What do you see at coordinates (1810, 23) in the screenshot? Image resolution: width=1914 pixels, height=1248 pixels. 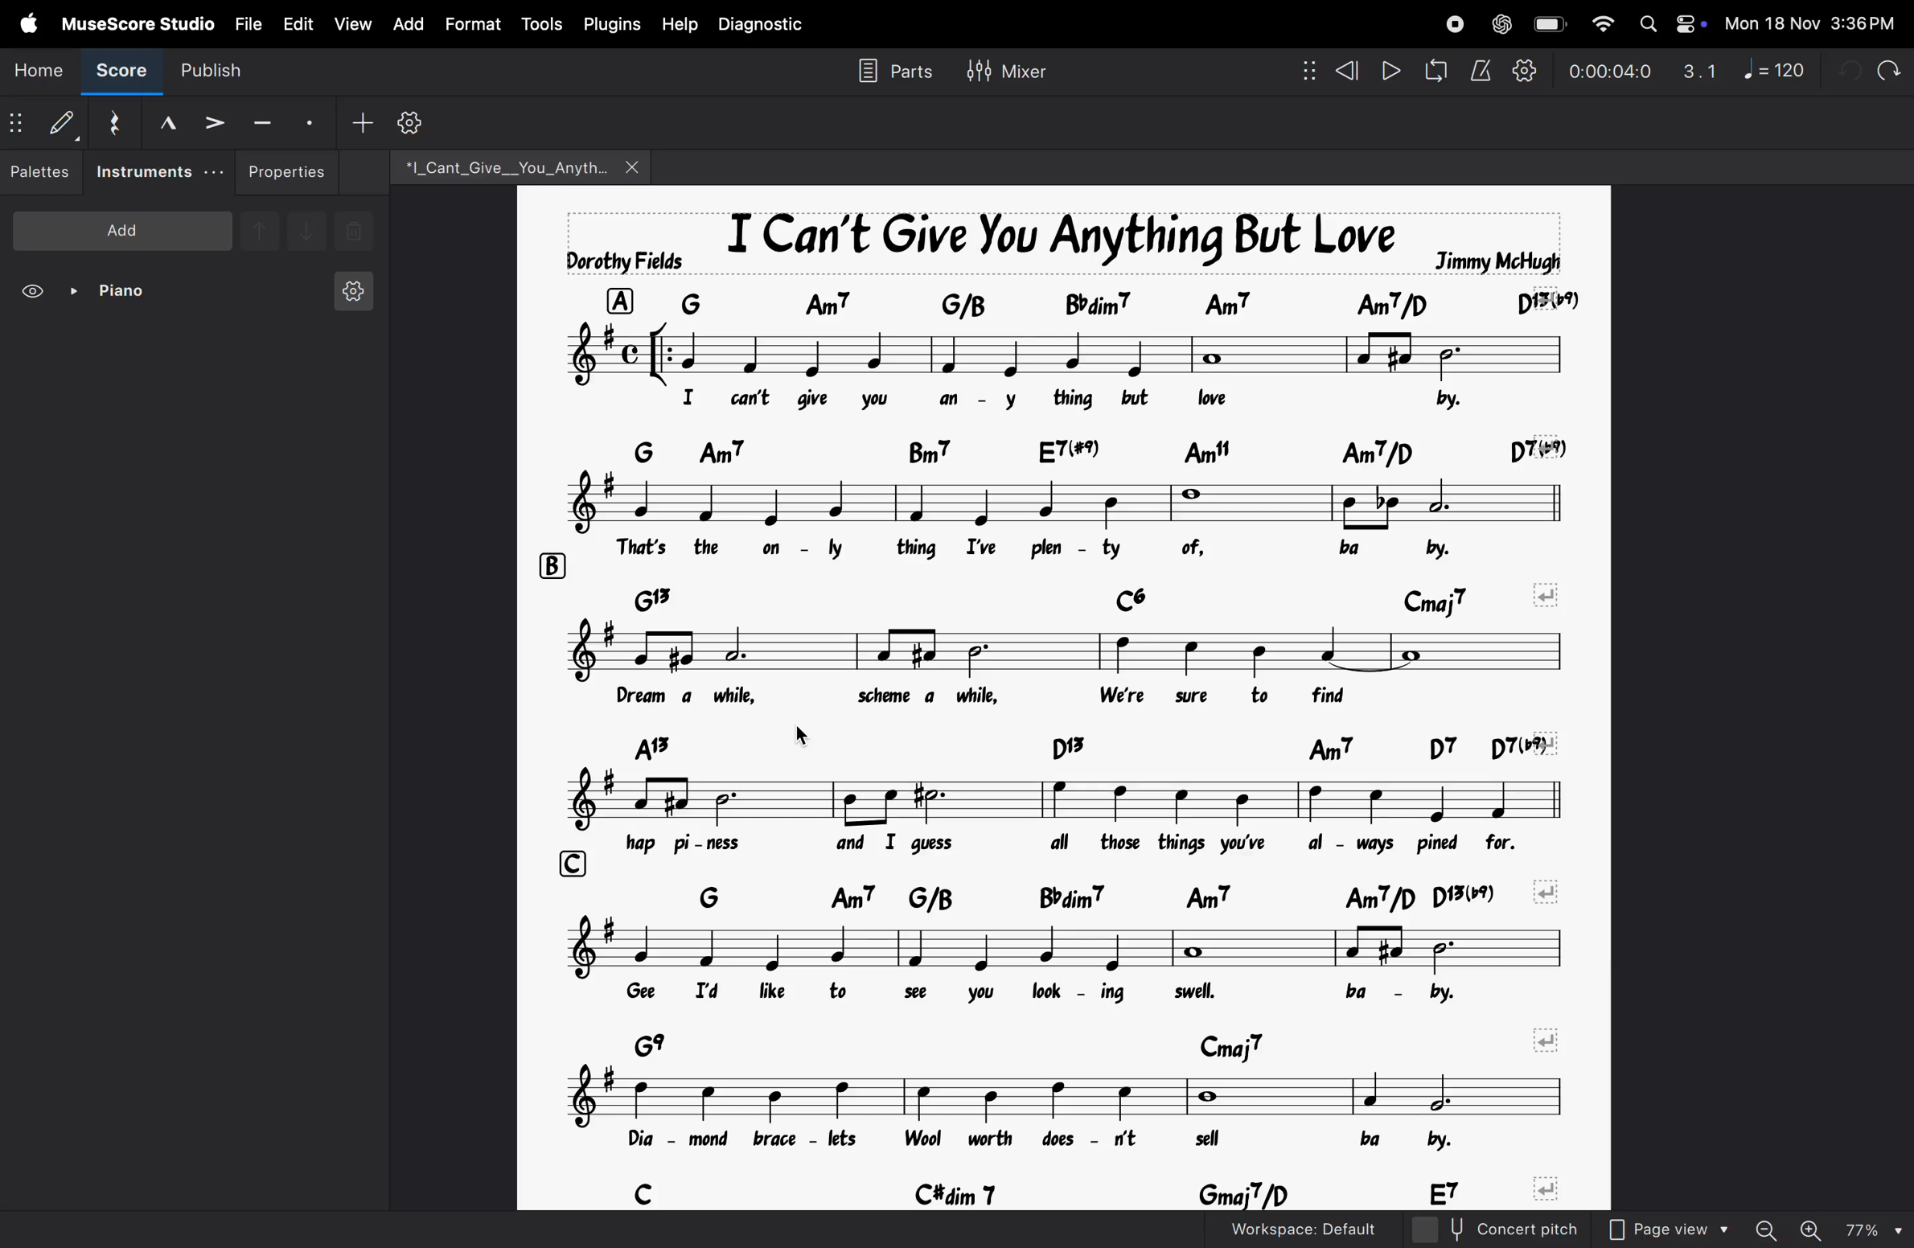 I see `date and time` at bounding box center [1810, 23].